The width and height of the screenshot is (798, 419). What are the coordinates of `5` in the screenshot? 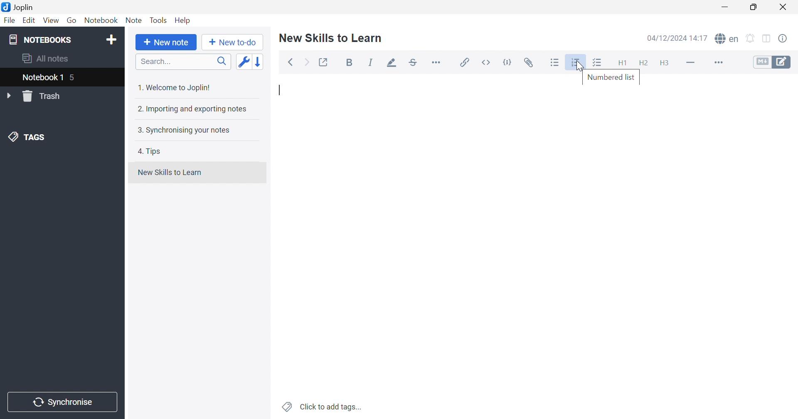 It's located at (74, 79).